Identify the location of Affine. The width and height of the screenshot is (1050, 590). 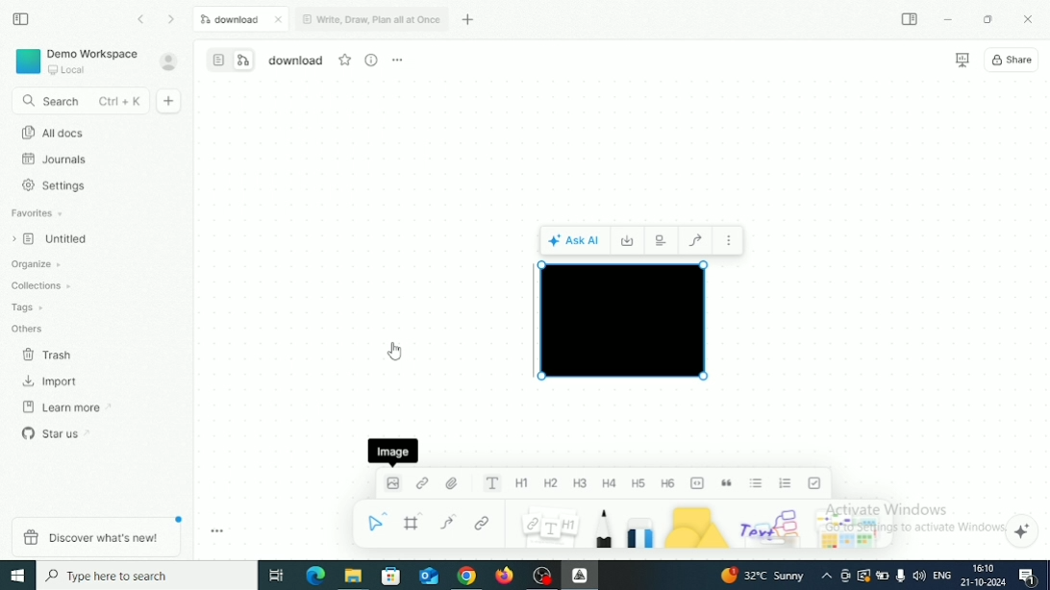
(580, 575).